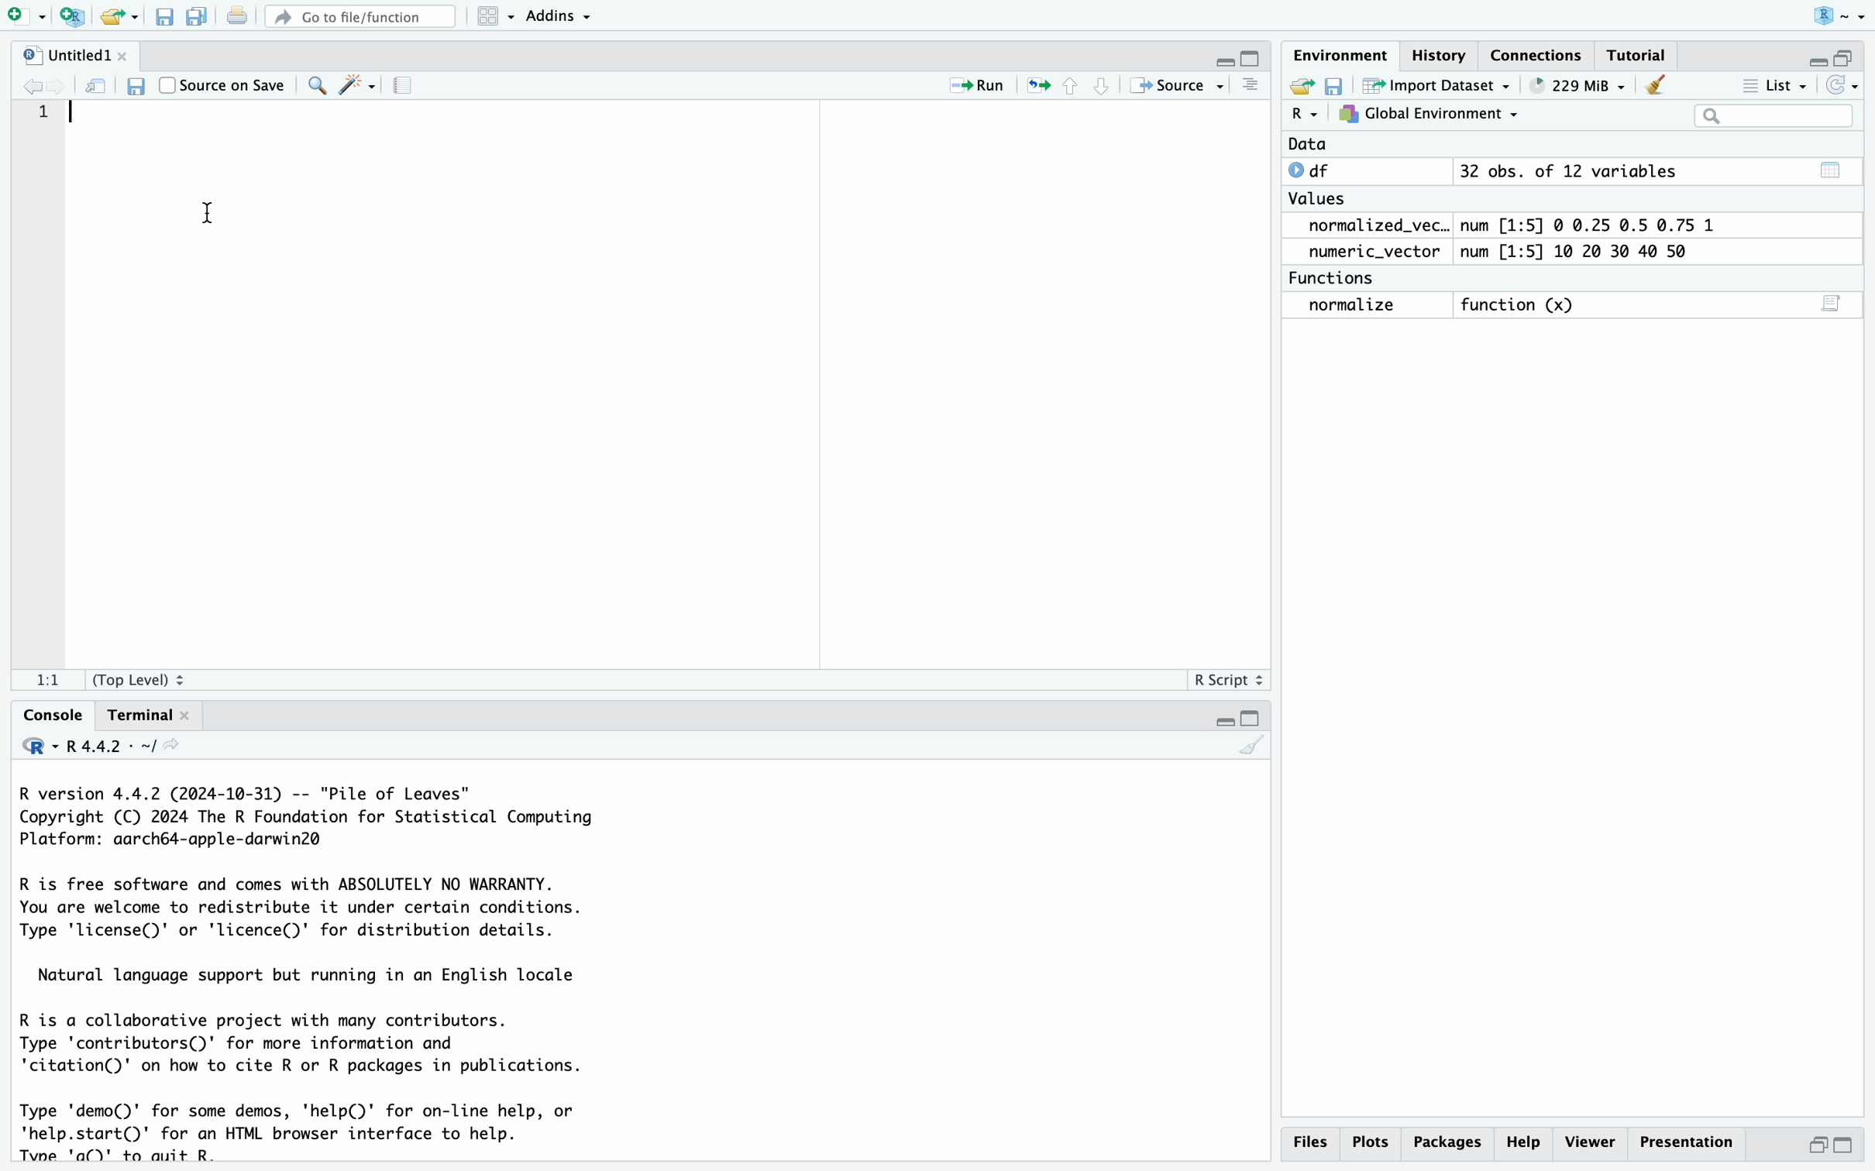  Describe the element at coordinates (1224, 64) in the screenshot. I see `minimize` at that location.